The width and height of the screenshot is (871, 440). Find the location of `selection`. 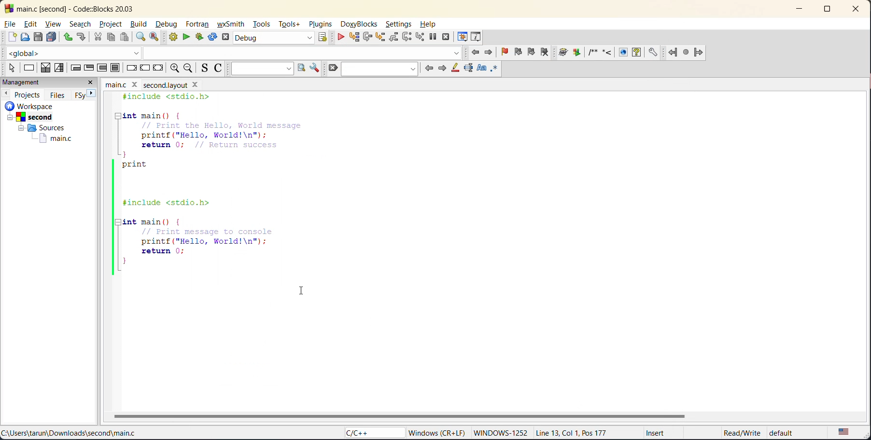

selection is located at coordinates (60, 68).